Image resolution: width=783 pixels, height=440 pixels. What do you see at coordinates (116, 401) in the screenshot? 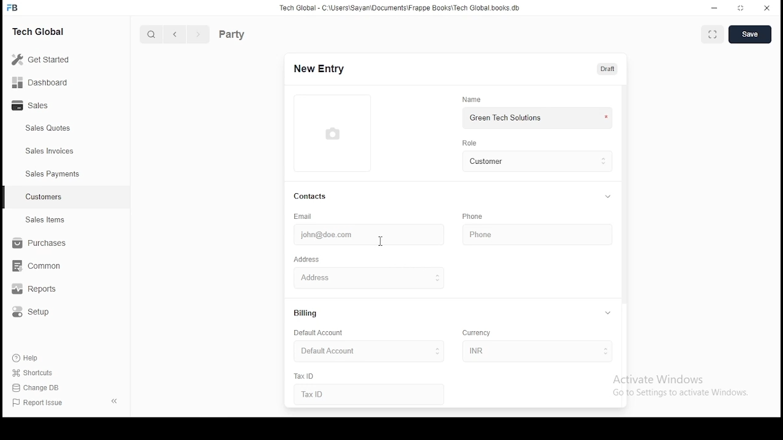
I see `close pane` at bounding box center [116, 401].